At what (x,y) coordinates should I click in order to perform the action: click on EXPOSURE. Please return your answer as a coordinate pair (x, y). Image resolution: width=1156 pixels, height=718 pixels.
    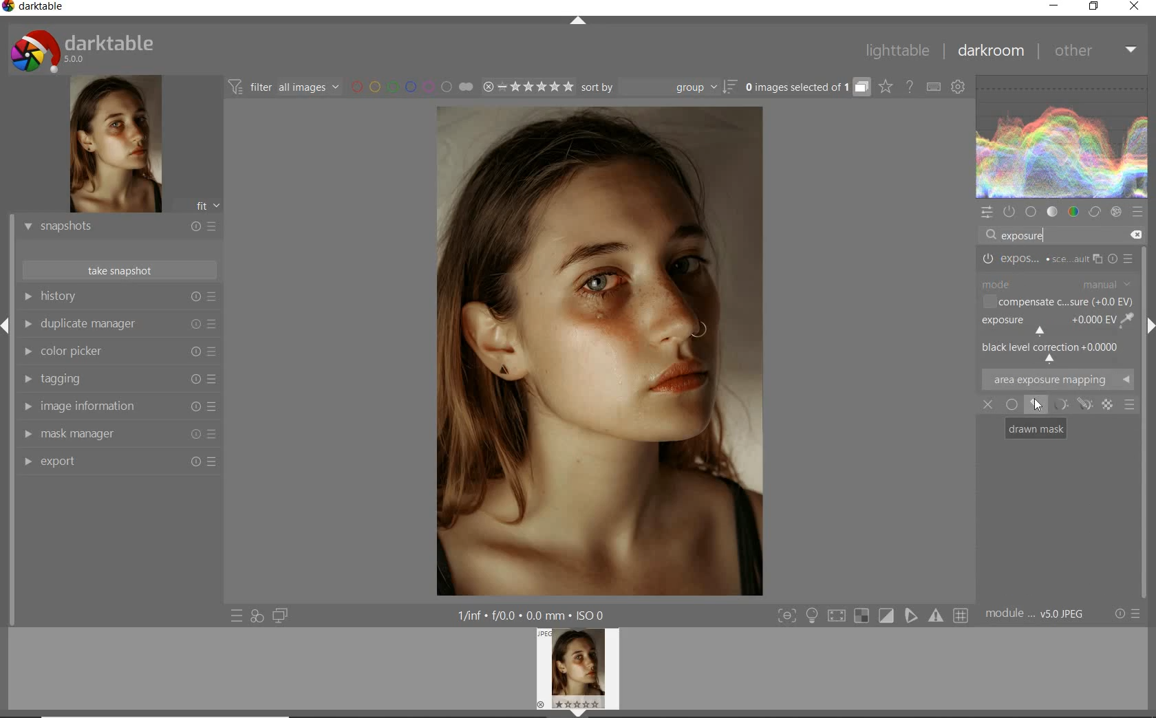
    Looking at the image, I should click on (1058, 261).